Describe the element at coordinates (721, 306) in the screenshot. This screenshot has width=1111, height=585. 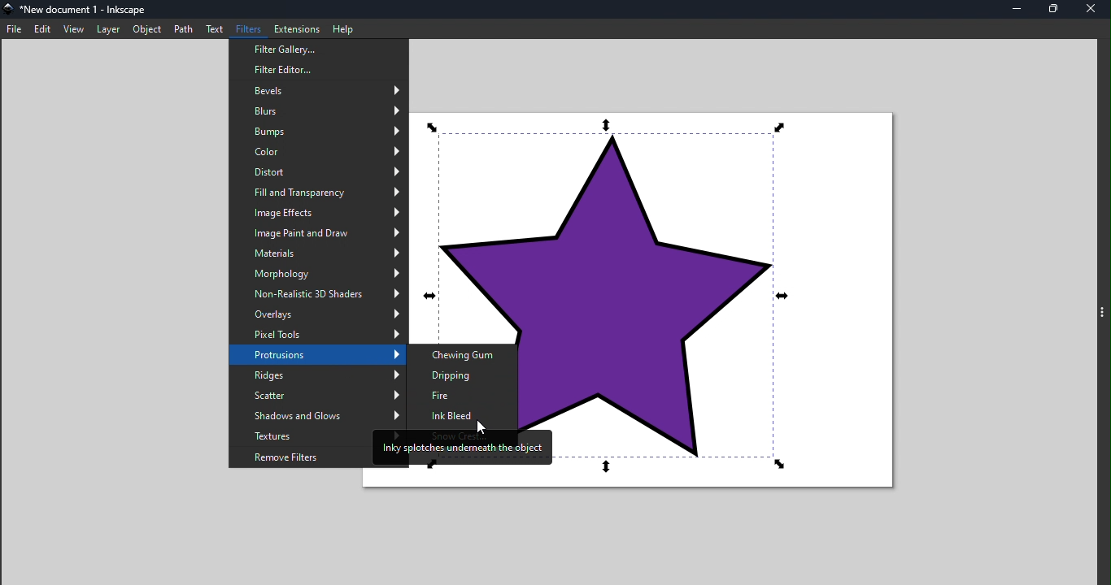
I see `Canvas` at that location.